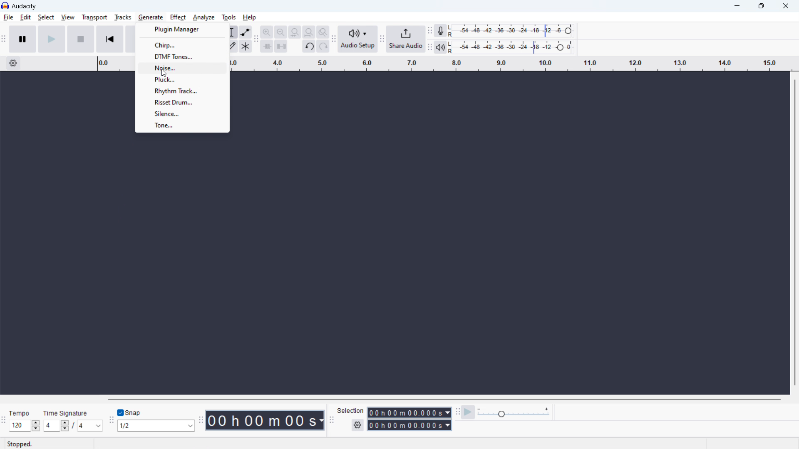 The height and width of the screenshot is (449, 799). I want to click on tools, so click(229, 17).